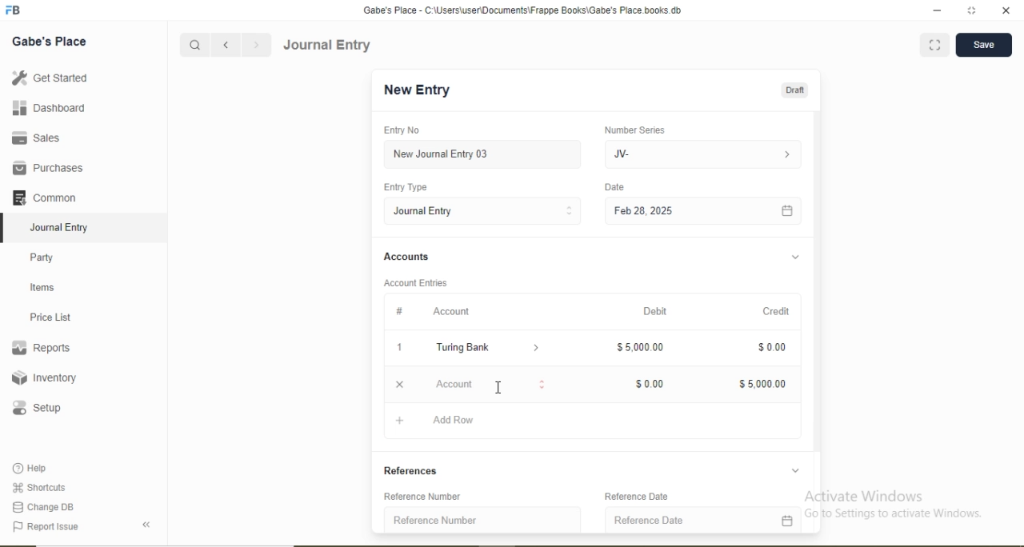  Describe the element at coordinates (36, 408) in the screenshot. I see `Setup` at that location.